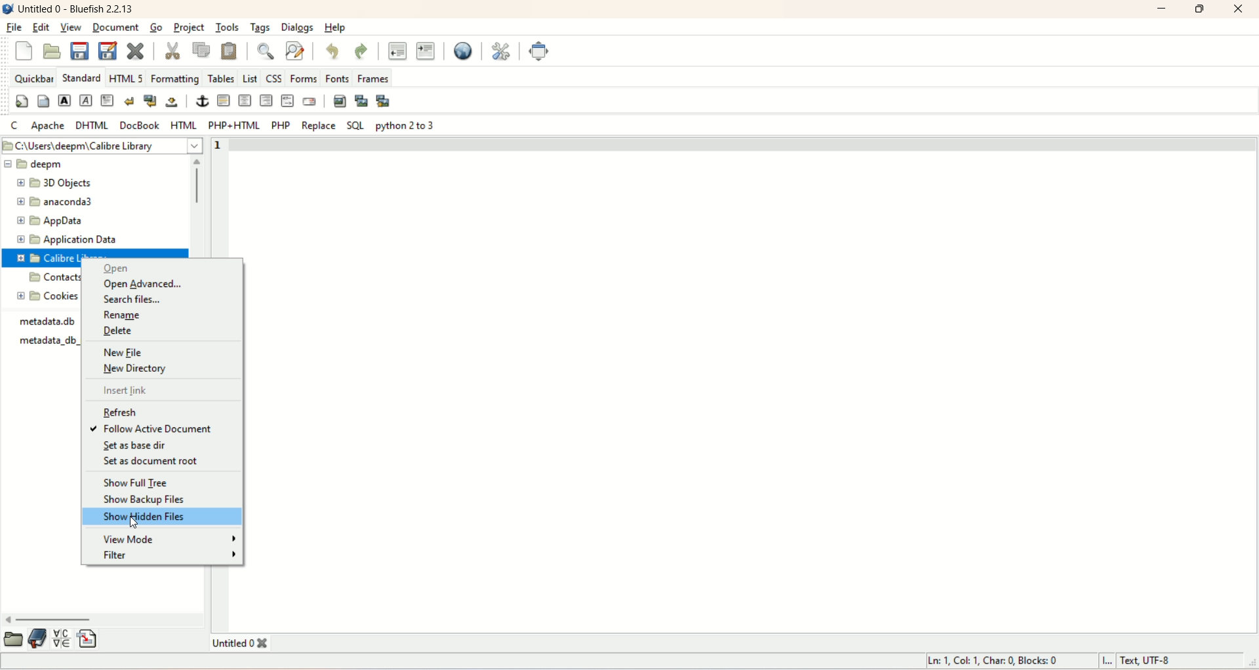  Describe the element at coordinates (165, 427) in the screenshot. I see `follow active document` at that location.